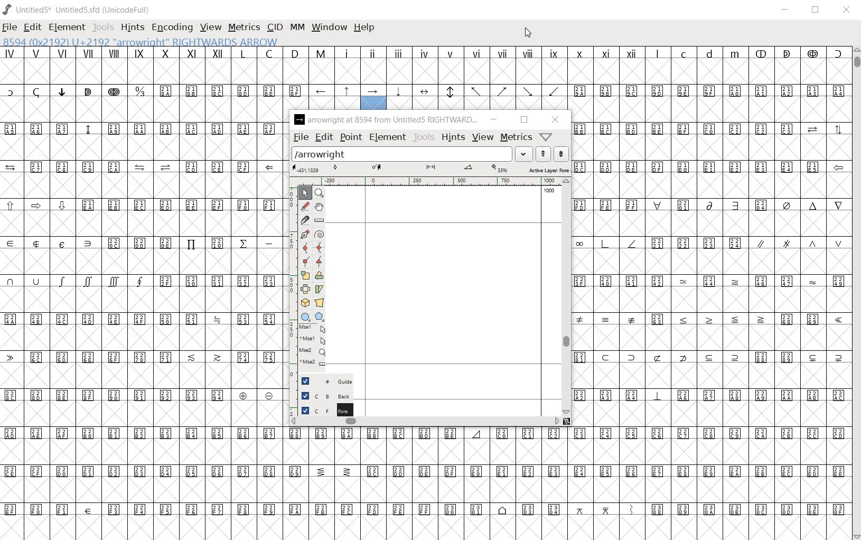 The height and width of the screenshot is (540, 861). Describe the element at coordinates (388, 137) in the screenshot. I see `element` at that location.